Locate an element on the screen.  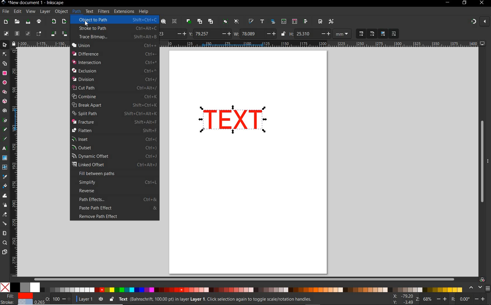
MESH TOOL is located at coordinates (5, 167).